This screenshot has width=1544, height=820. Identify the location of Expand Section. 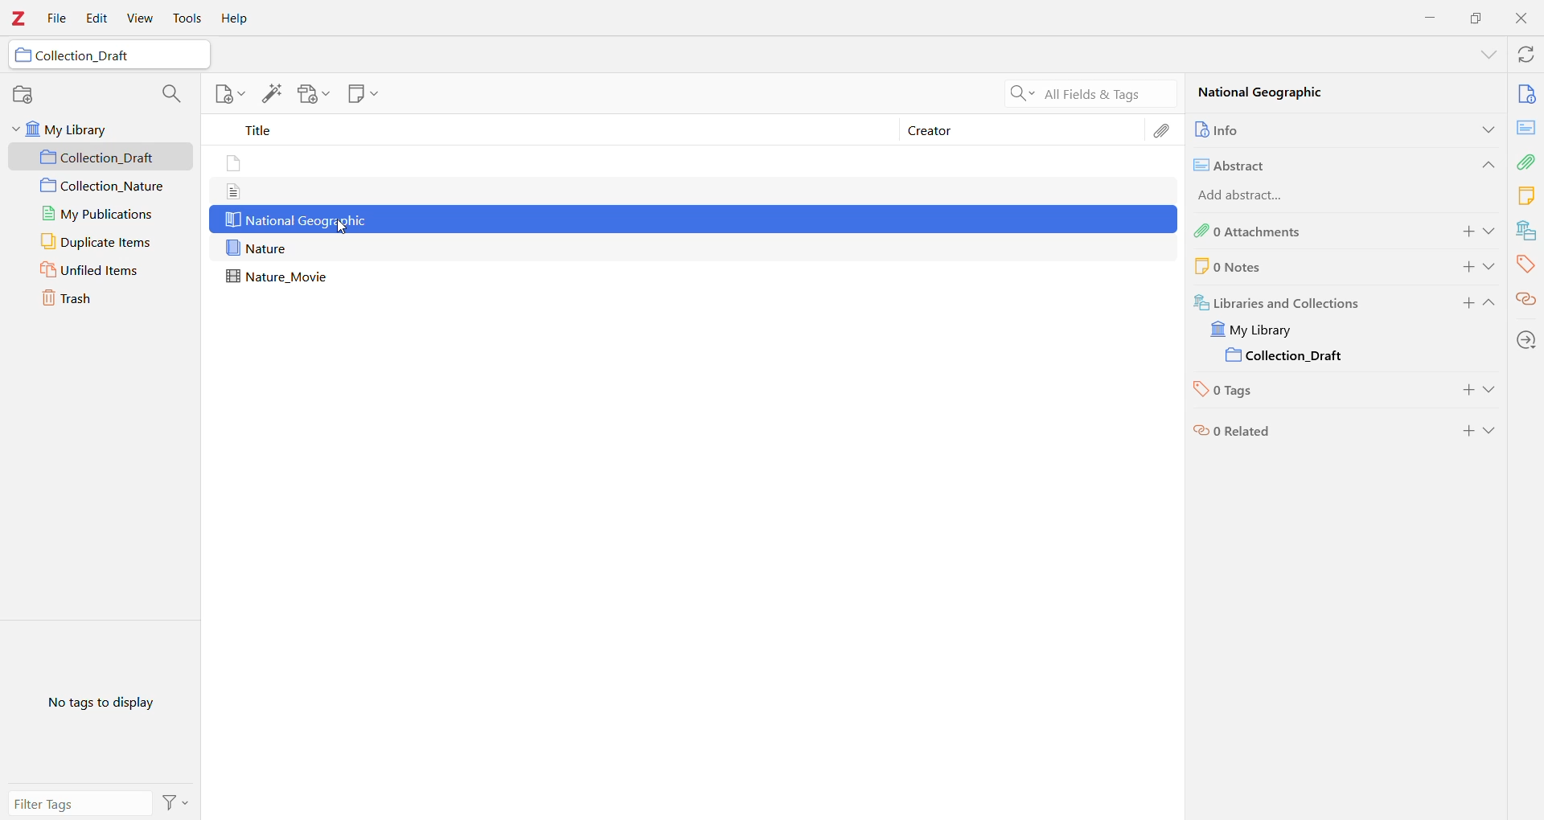
(1492, 232).